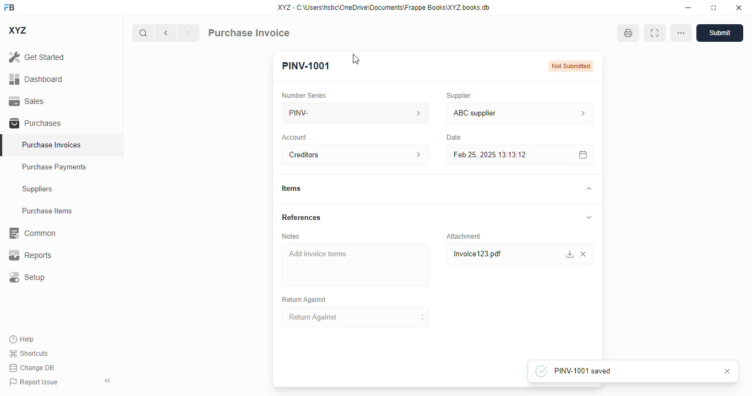  I want to click on change DB, so click(31, 368).